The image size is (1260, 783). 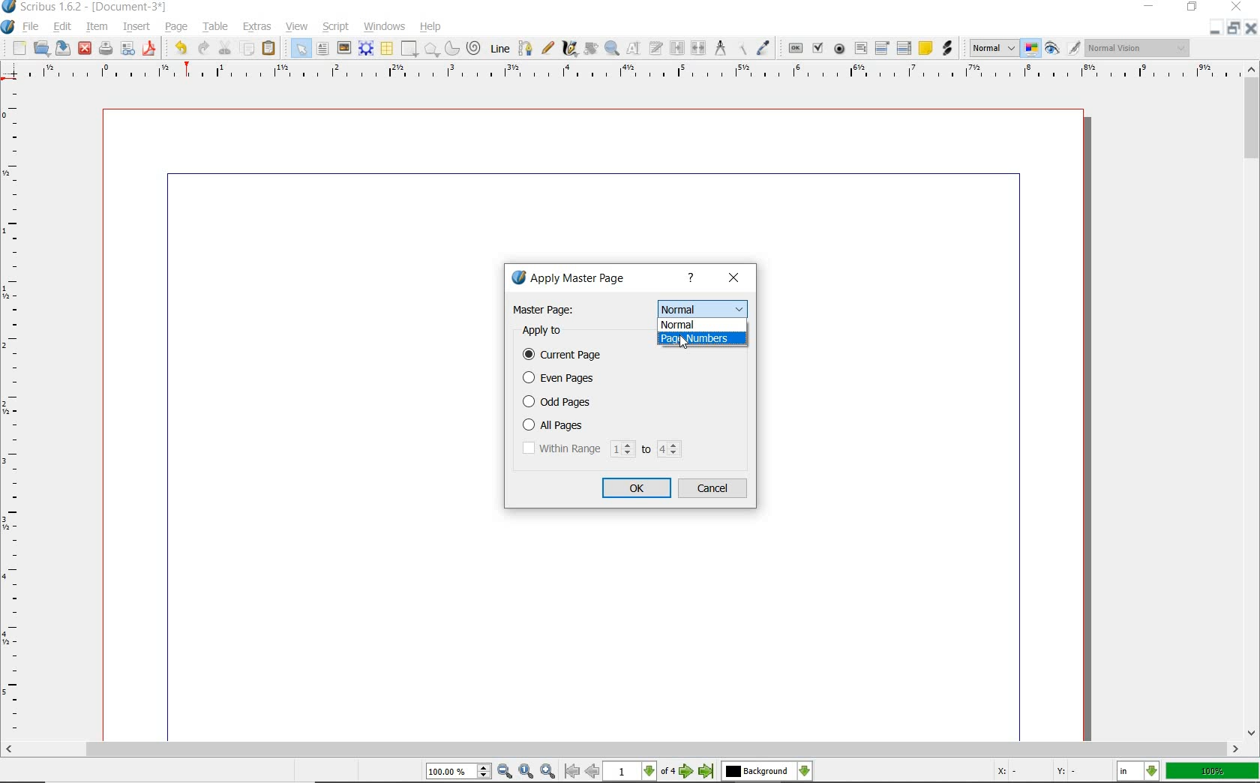 I want to click on text frame, so click(x=322, y=49).